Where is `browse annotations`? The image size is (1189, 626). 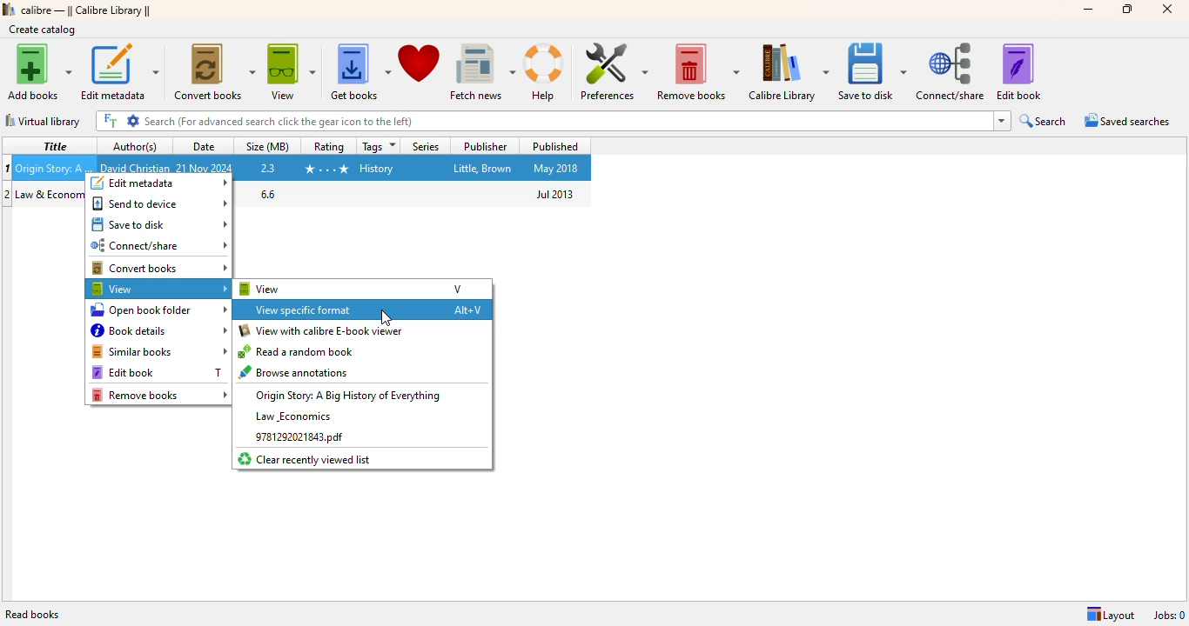 browse annotations is located at coordinates (296, 371).